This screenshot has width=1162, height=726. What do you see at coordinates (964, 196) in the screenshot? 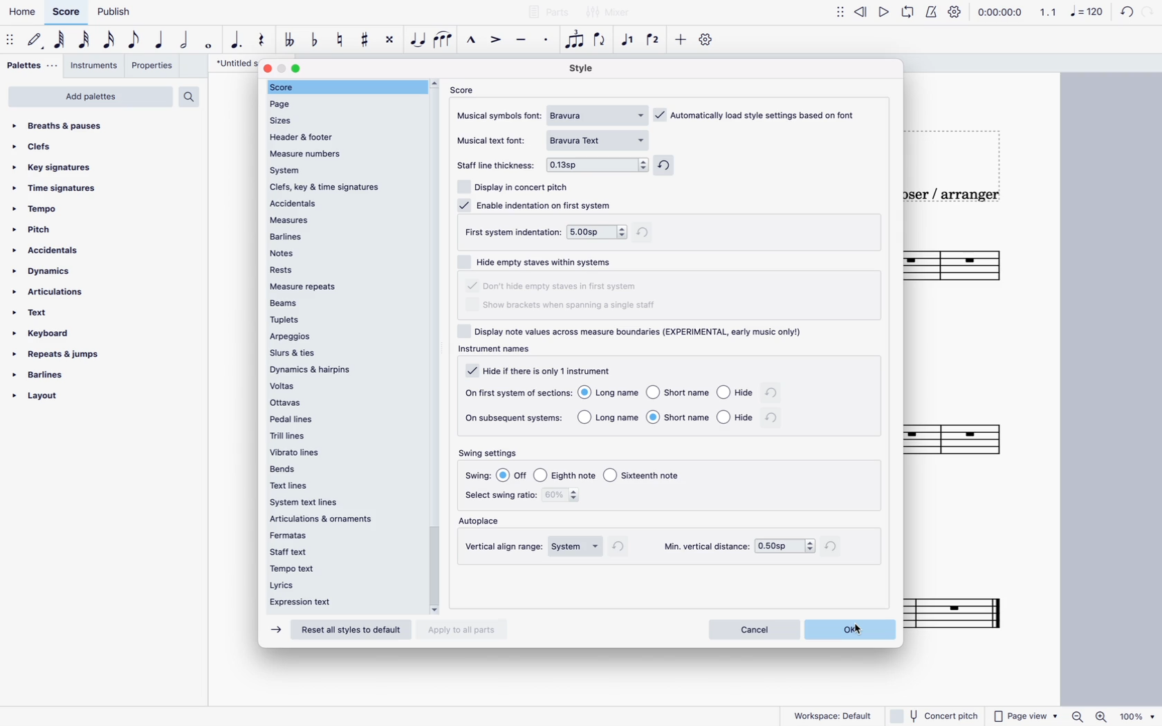
I see `composer / arranger` at bounding box center [964, 196].